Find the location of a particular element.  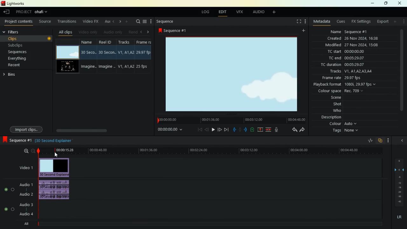

menu is located at coordinates (145, 22).